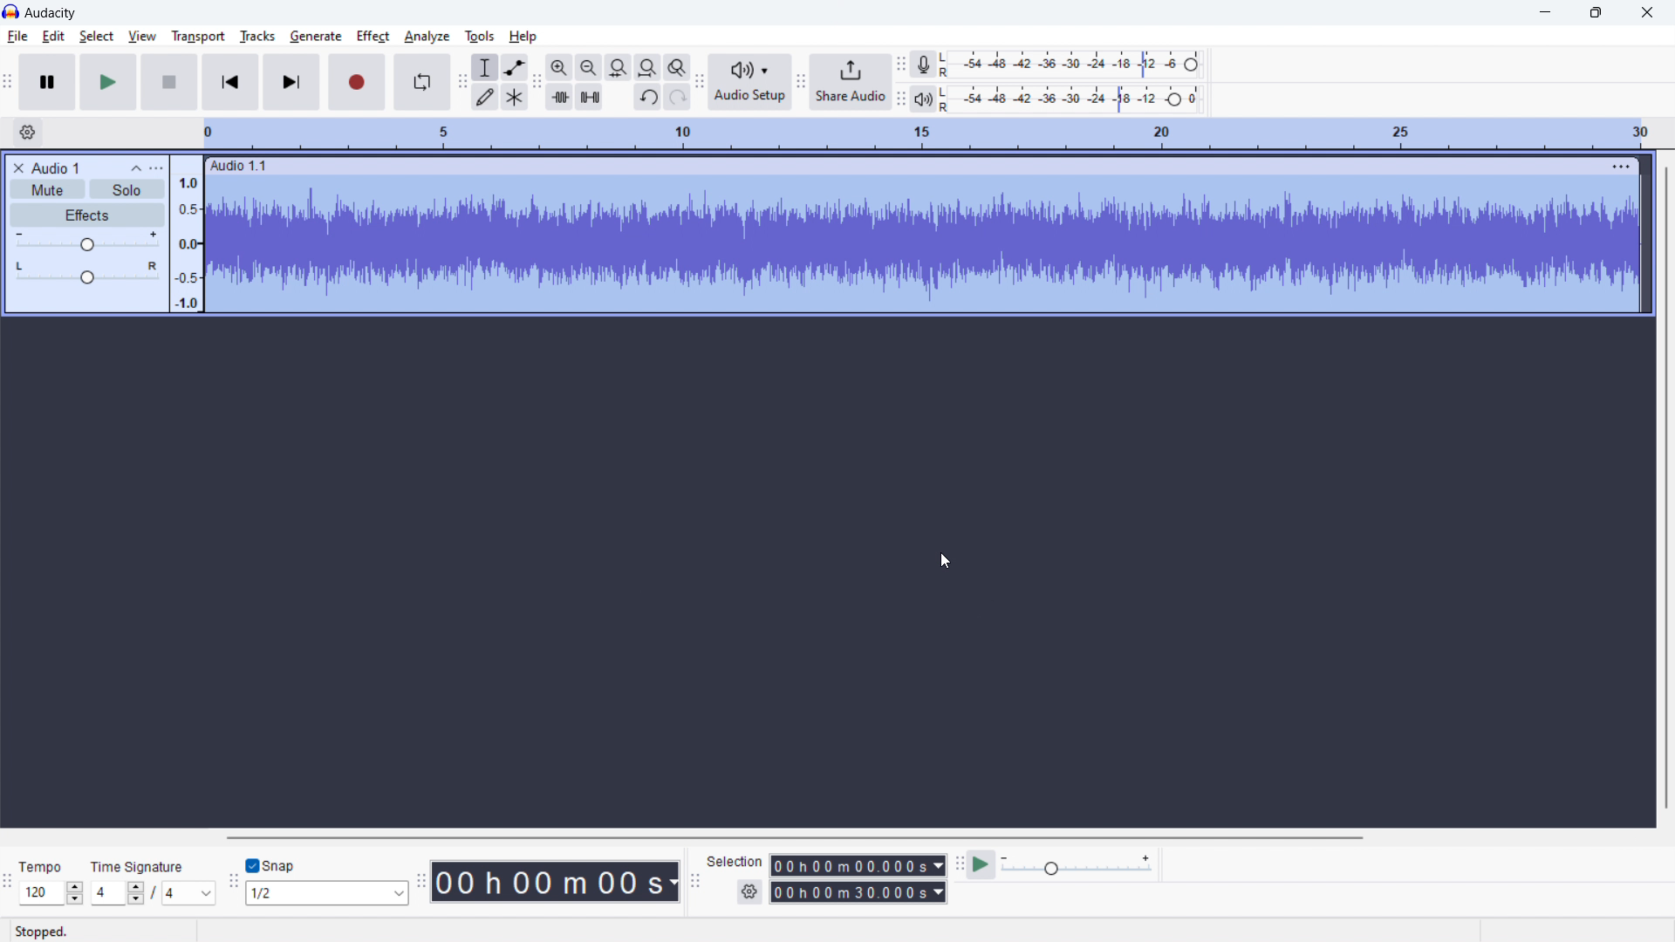  I want to click on Stopped, so click(42, 931).